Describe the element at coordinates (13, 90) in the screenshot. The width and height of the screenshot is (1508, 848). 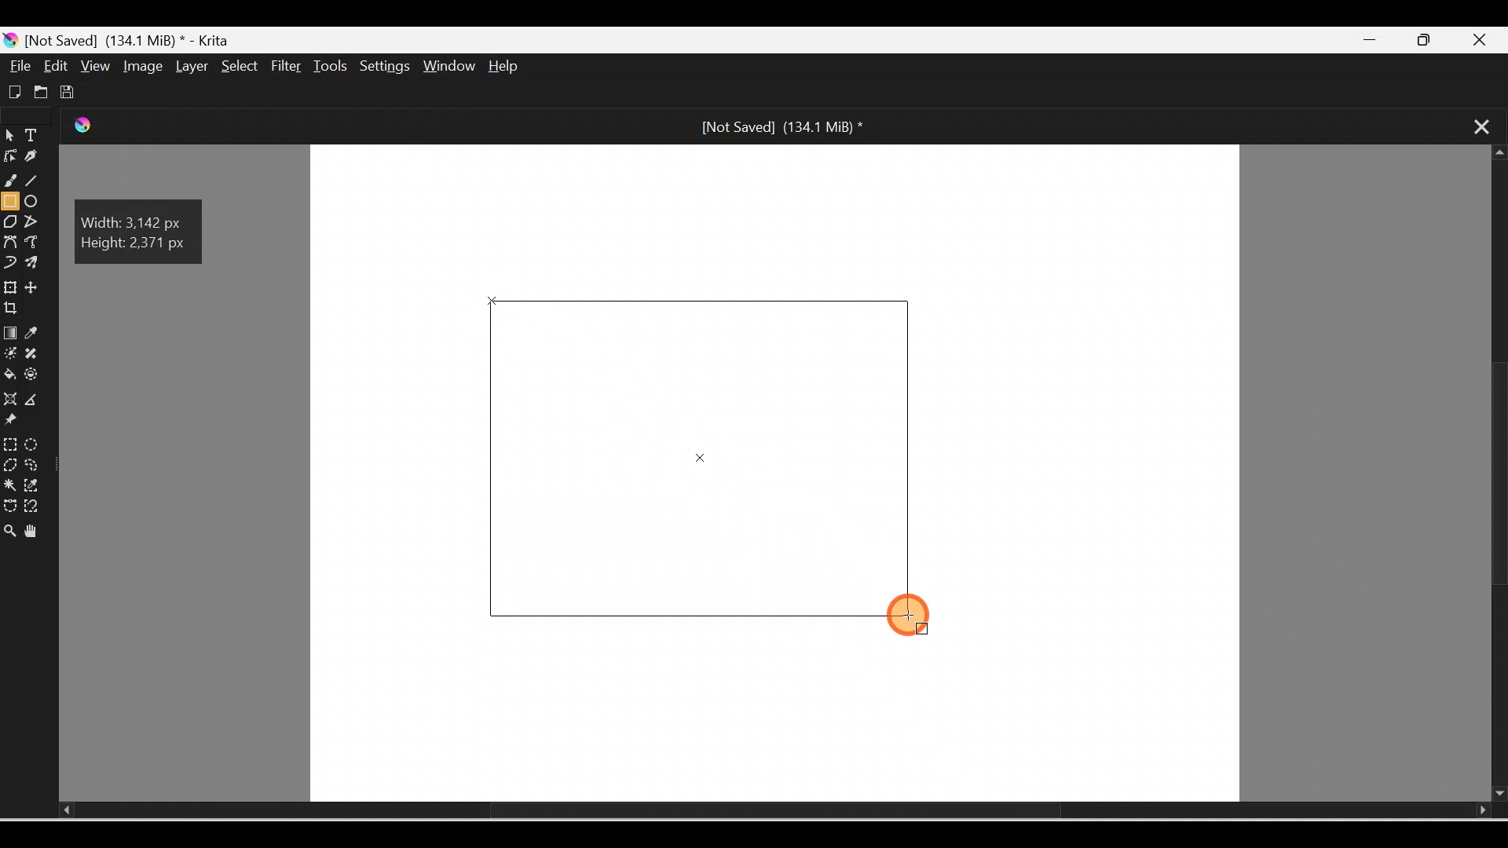
I see `Create new document` at that location.